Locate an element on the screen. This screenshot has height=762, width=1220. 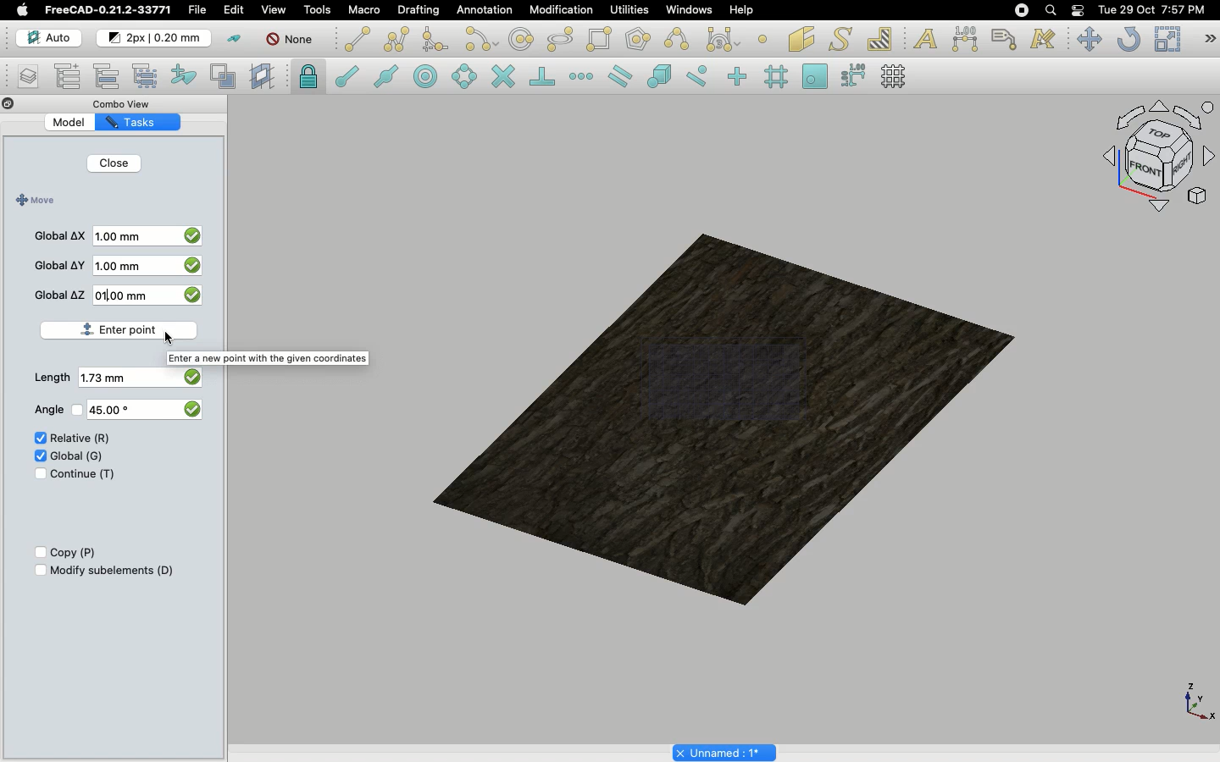
Text is located at coordinates (925, 40).